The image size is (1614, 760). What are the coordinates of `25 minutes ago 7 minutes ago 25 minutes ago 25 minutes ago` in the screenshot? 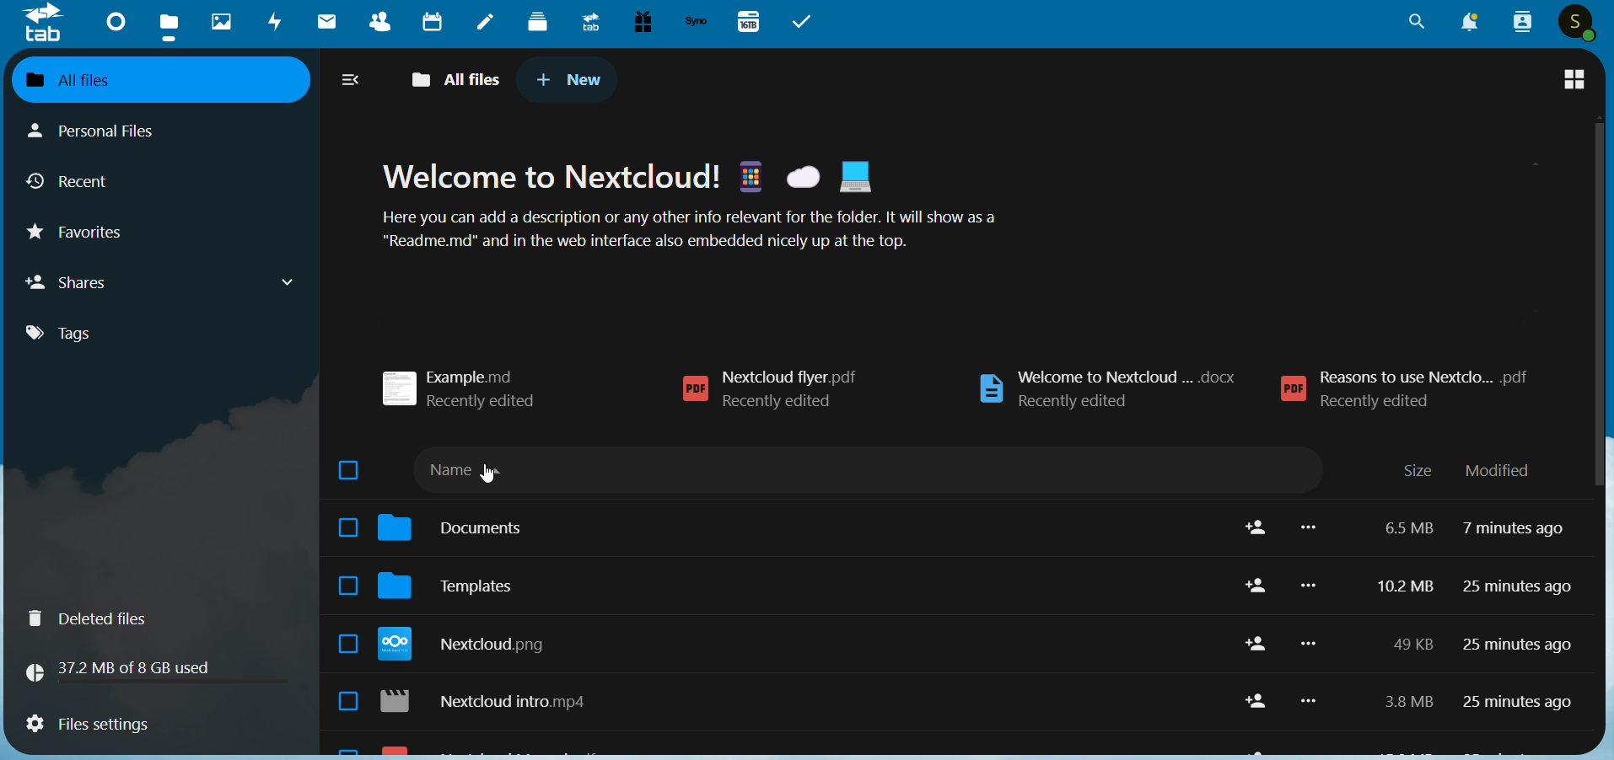 It's located at (1518, 624).